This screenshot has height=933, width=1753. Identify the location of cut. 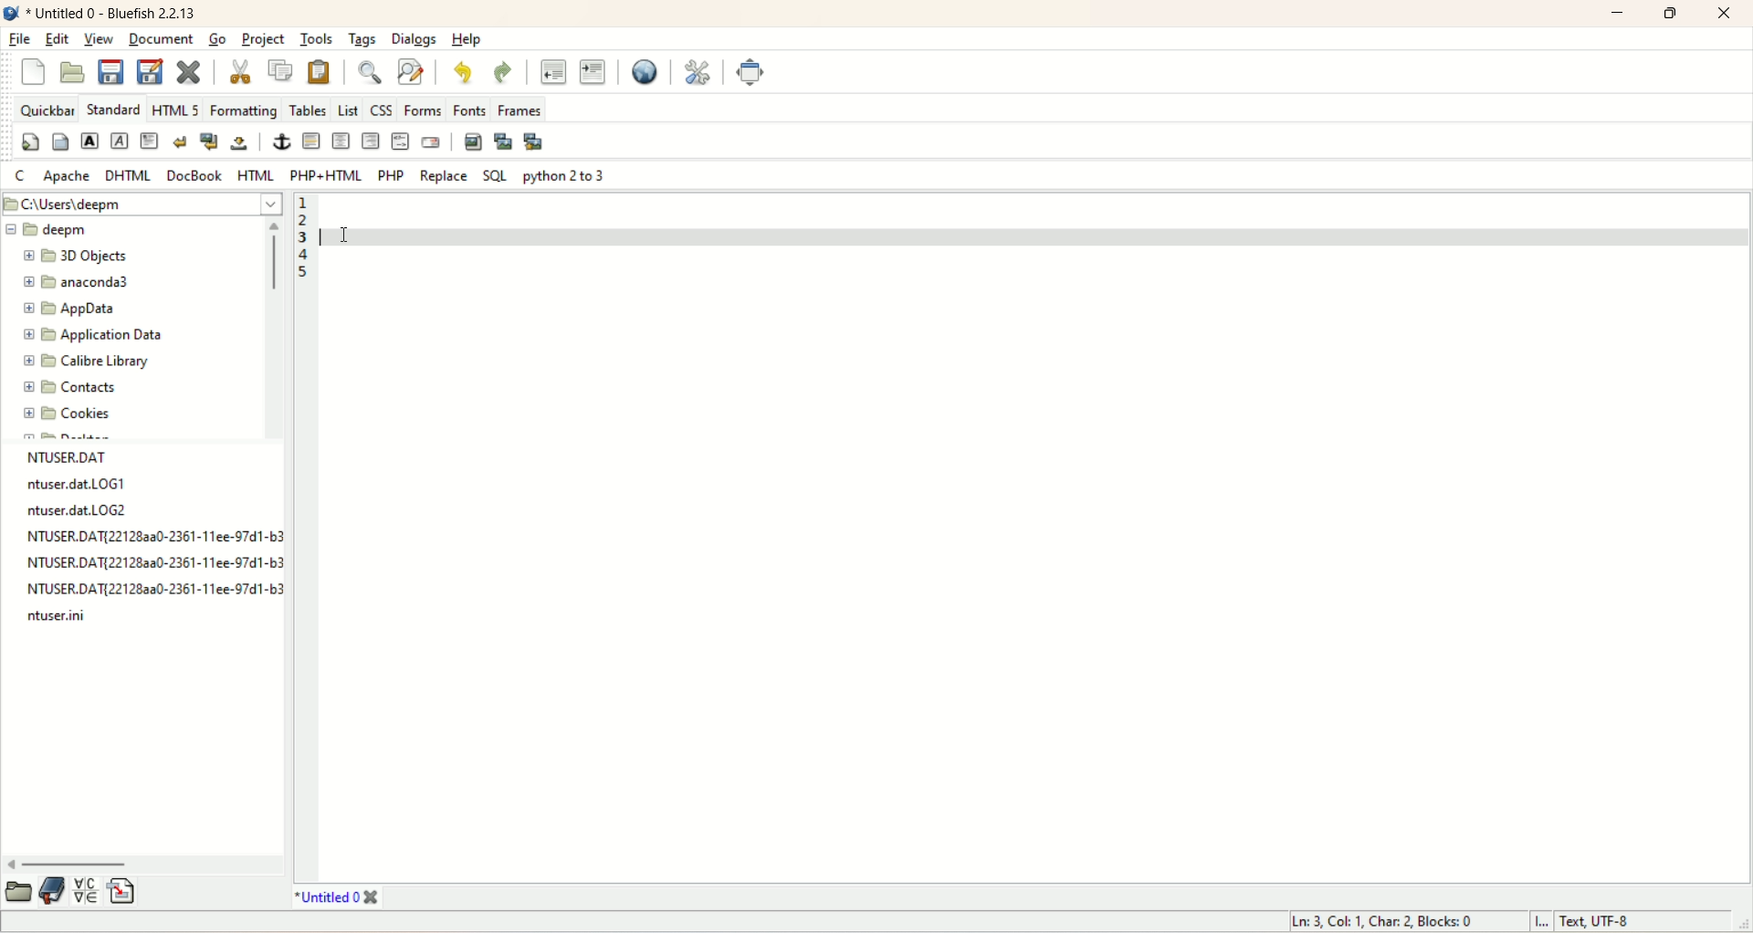
(238, 72).